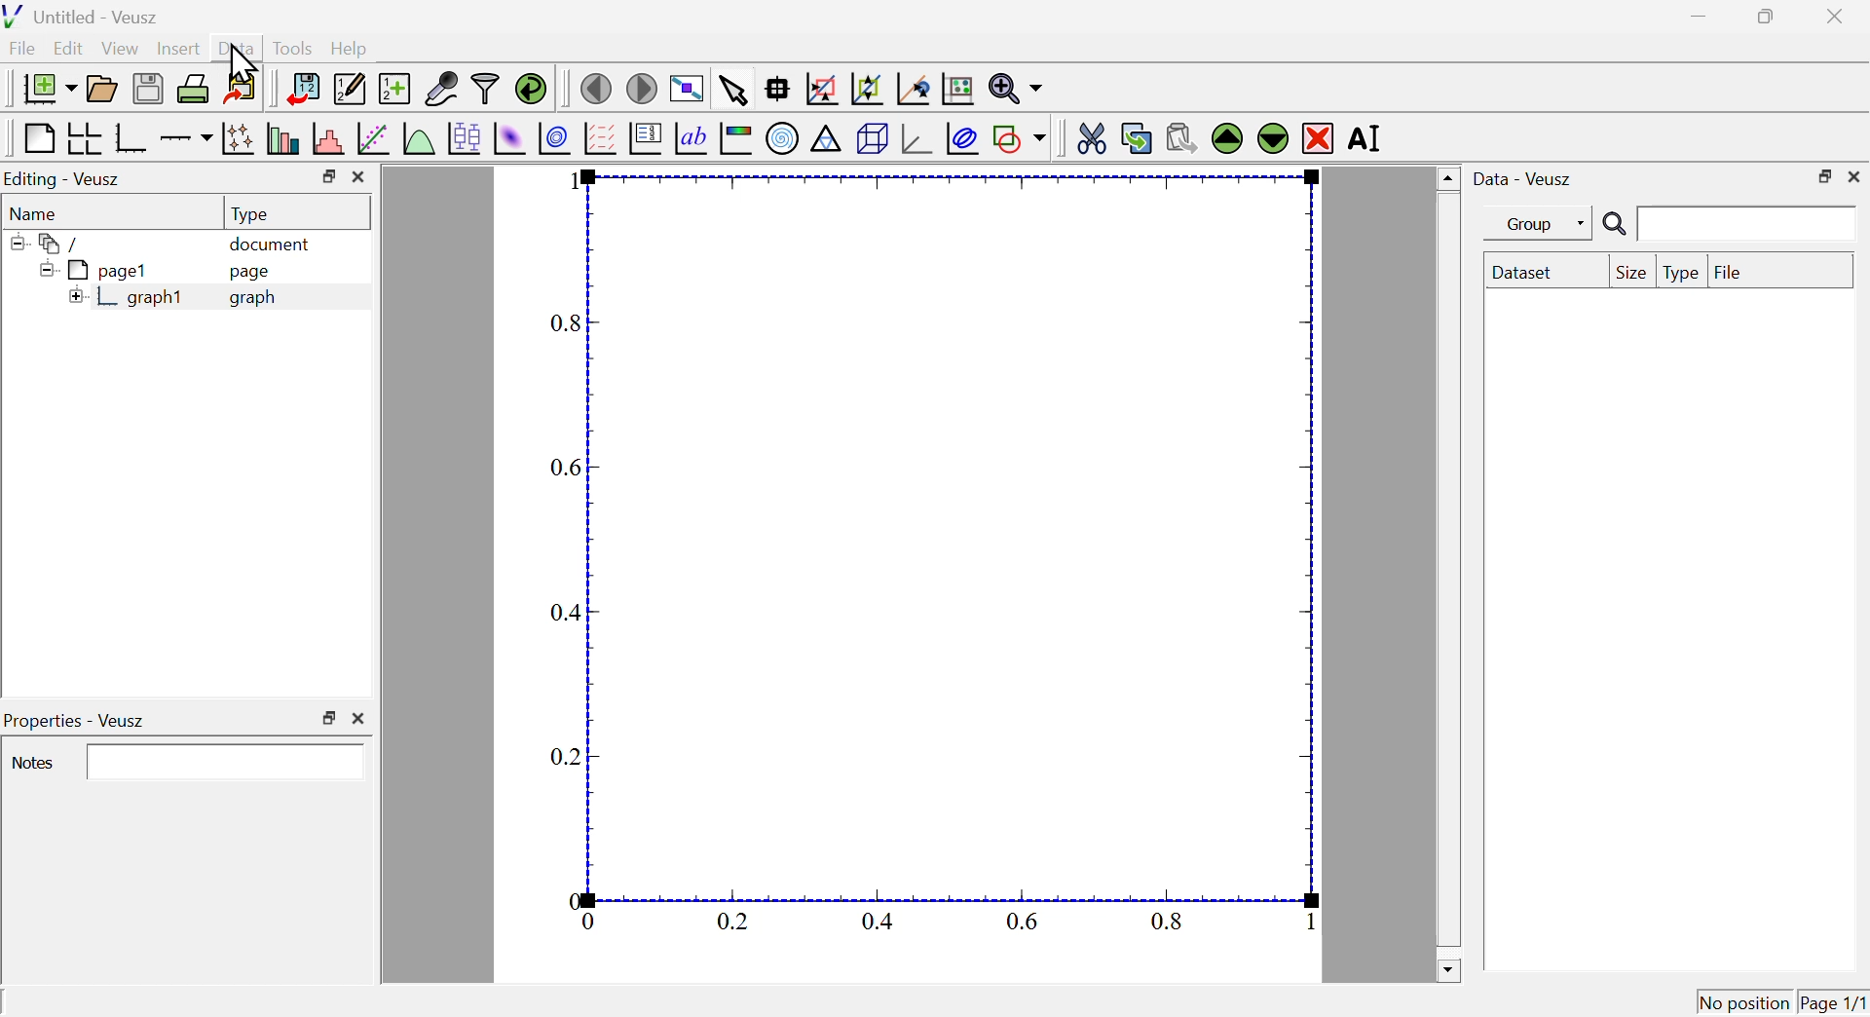 The width and height of the screenshot is (1870, 1017). Describe the element at coordinates (732, 922) in the screenshot. I see `0.2` at that location.